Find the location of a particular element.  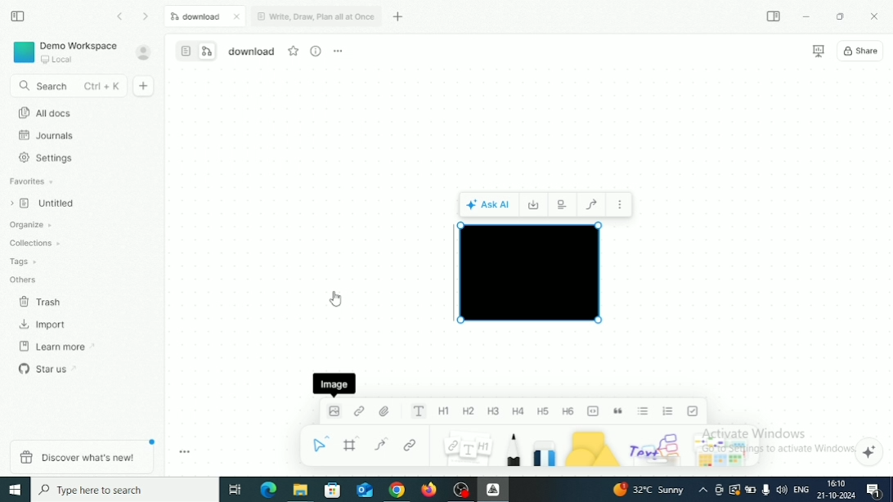

Favourite is located at coordinates (294, 51).